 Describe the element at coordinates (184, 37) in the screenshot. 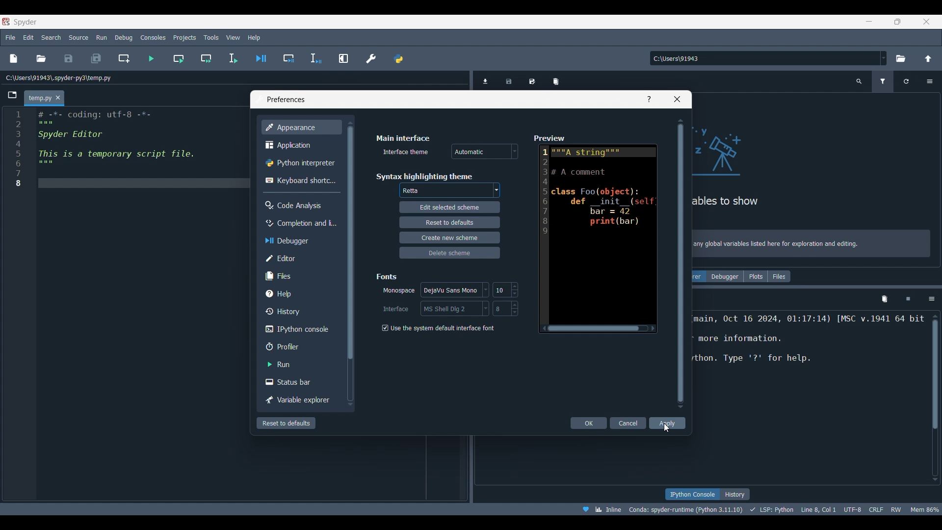

I see `Projects menu` at that location.